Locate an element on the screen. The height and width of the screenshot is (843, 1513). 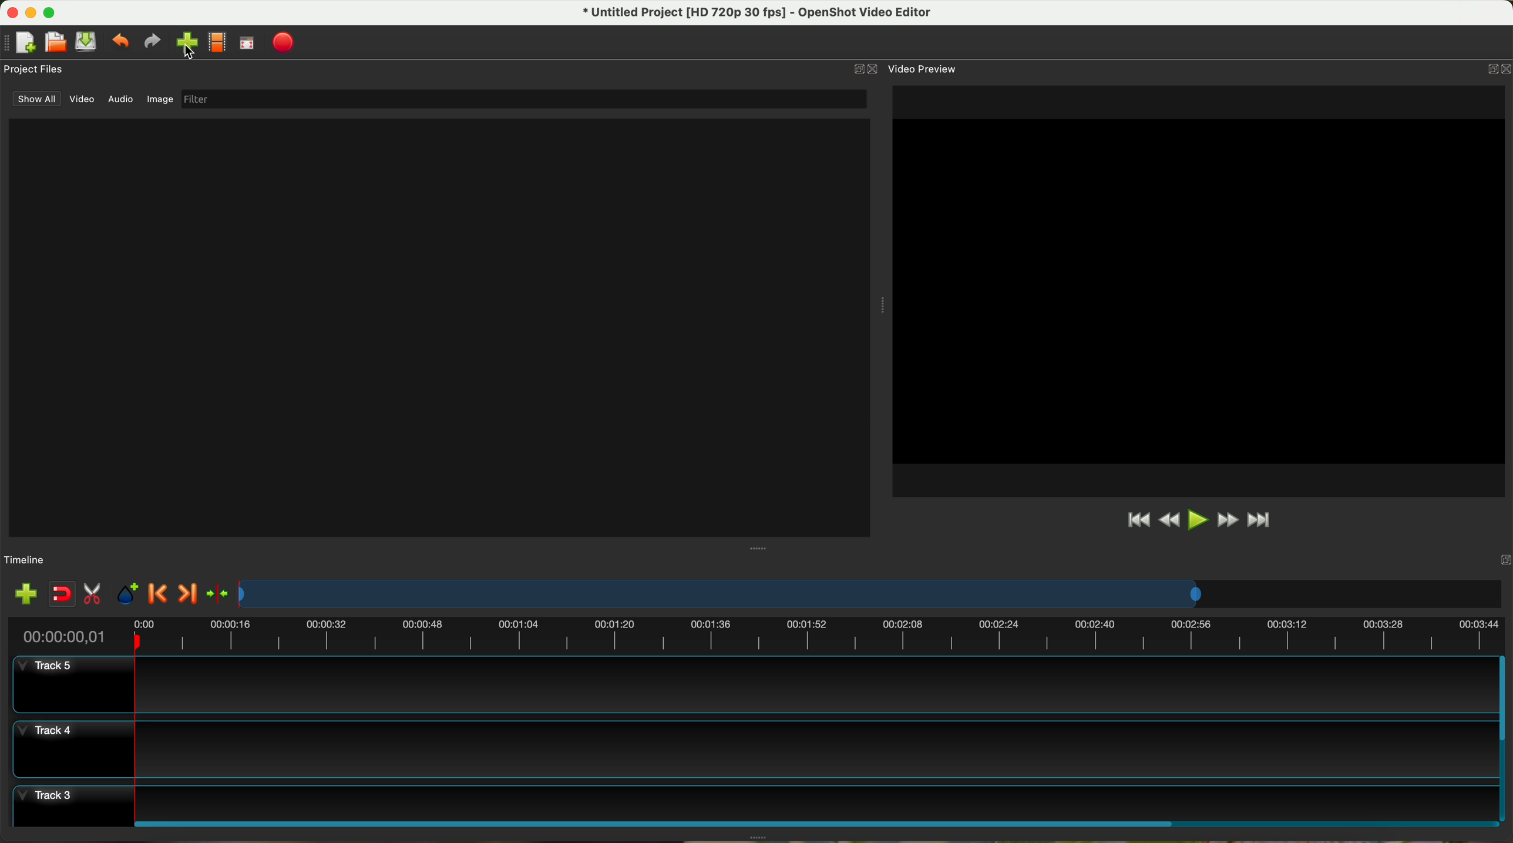
track 4 is located at coordinates (752, 749).